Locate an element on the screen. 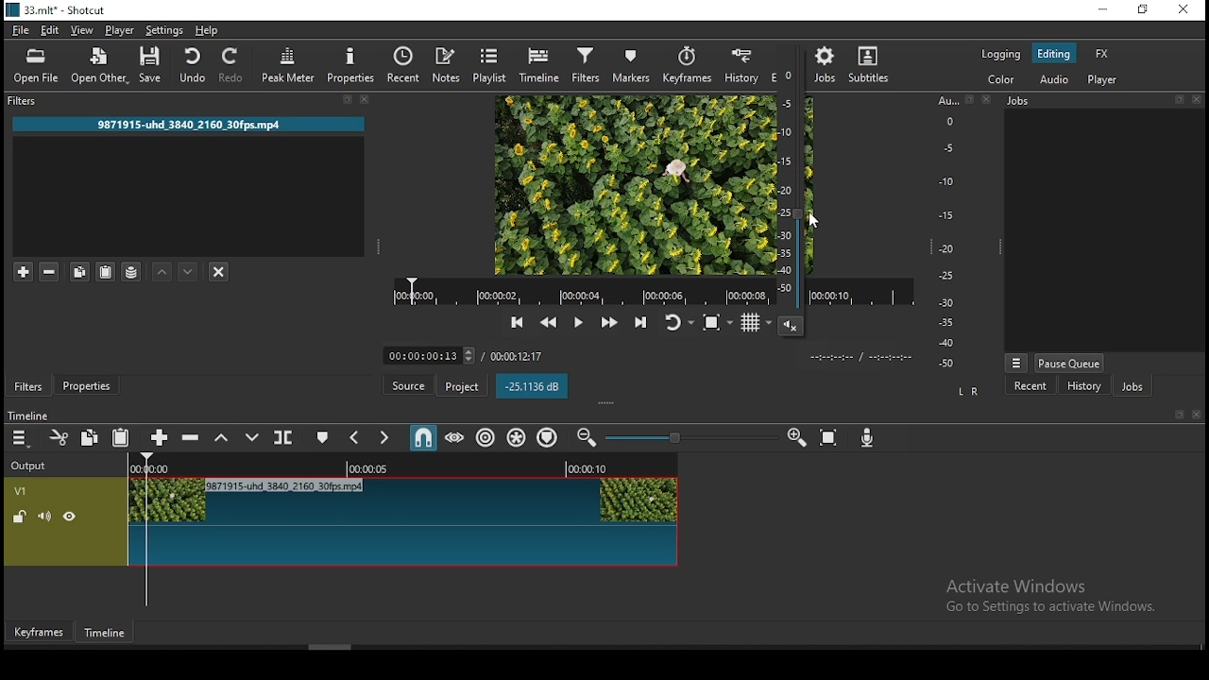 The height and width of the screenshot is (680, 1209). edit is located at coordinates (53, 29).